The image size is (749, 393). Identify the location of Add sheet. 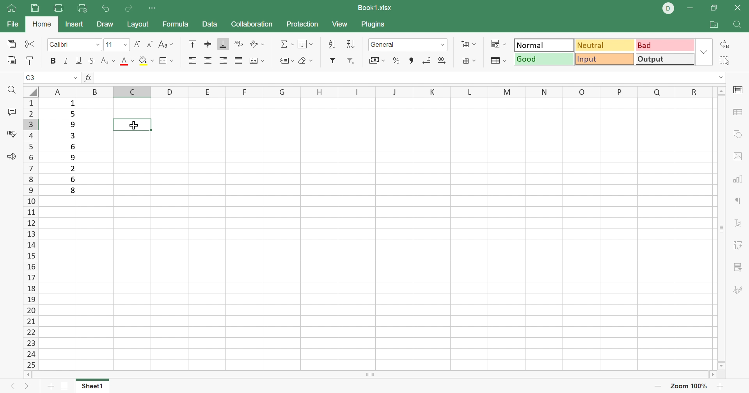
(50, 387).